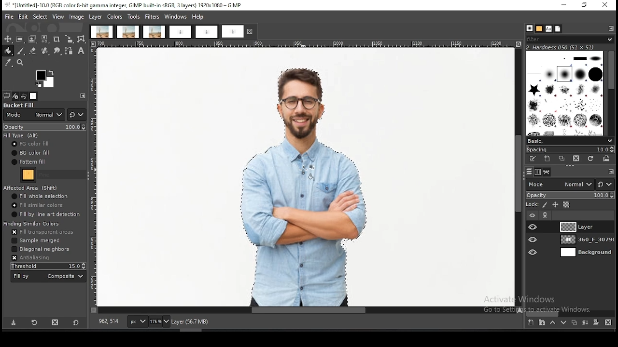 The height and width of the screenshot is (347, 618). Describe the element at coordinates (207, 32) in the screenshot. I see `project tab` at that location.